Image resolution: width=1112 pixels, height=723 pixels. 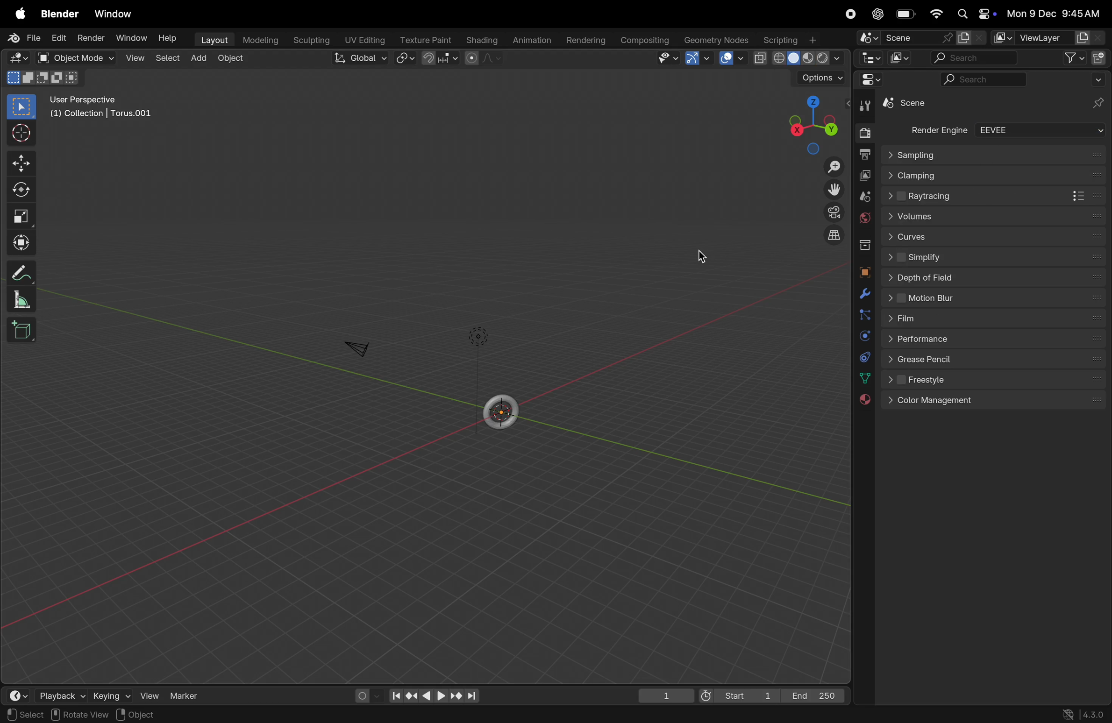 What do you see at coordinates (862, 316) in the screenshot?
I see `particles ` at bounding box center [862, 316].